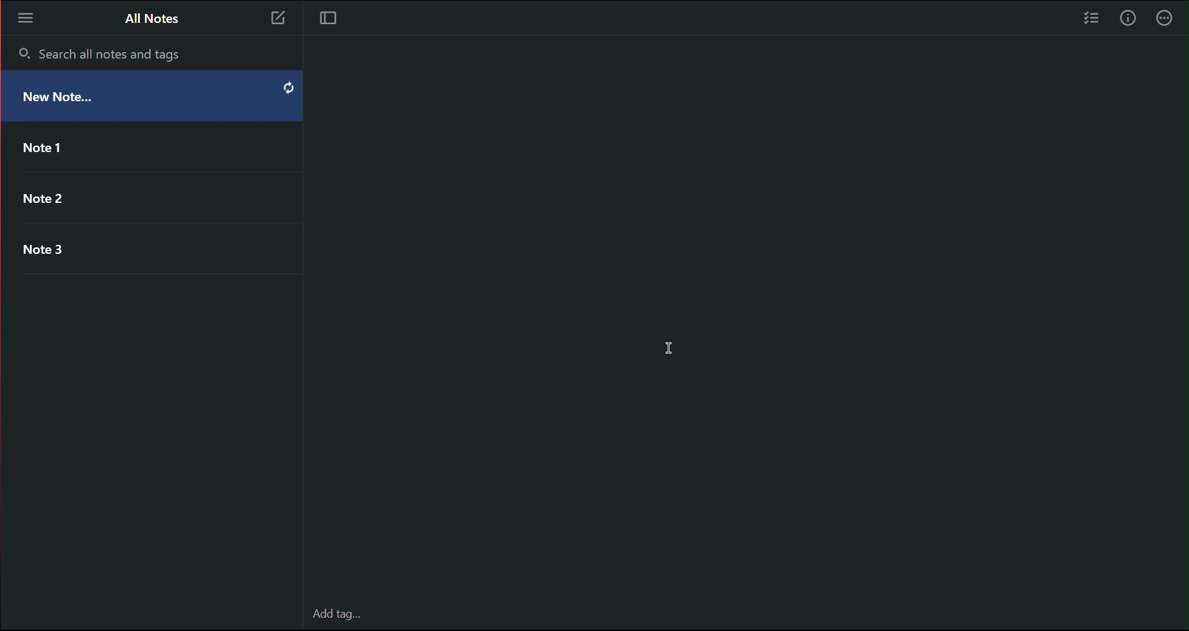  Describe the element at coordinates (144, 144) in the screenshot. I see `Note 1` at that location.